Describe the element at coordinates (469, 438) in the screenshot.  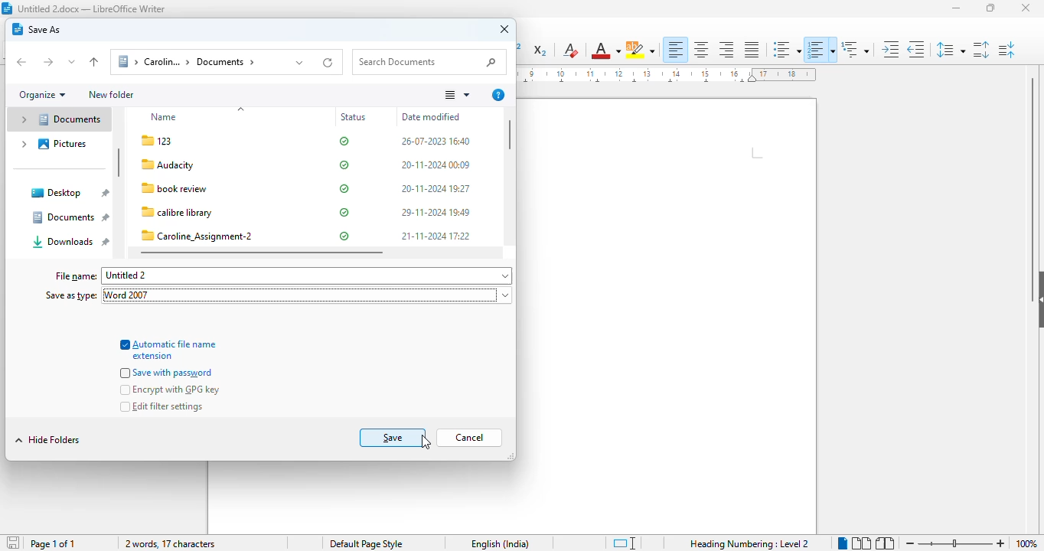
I see `cancel` at that location.